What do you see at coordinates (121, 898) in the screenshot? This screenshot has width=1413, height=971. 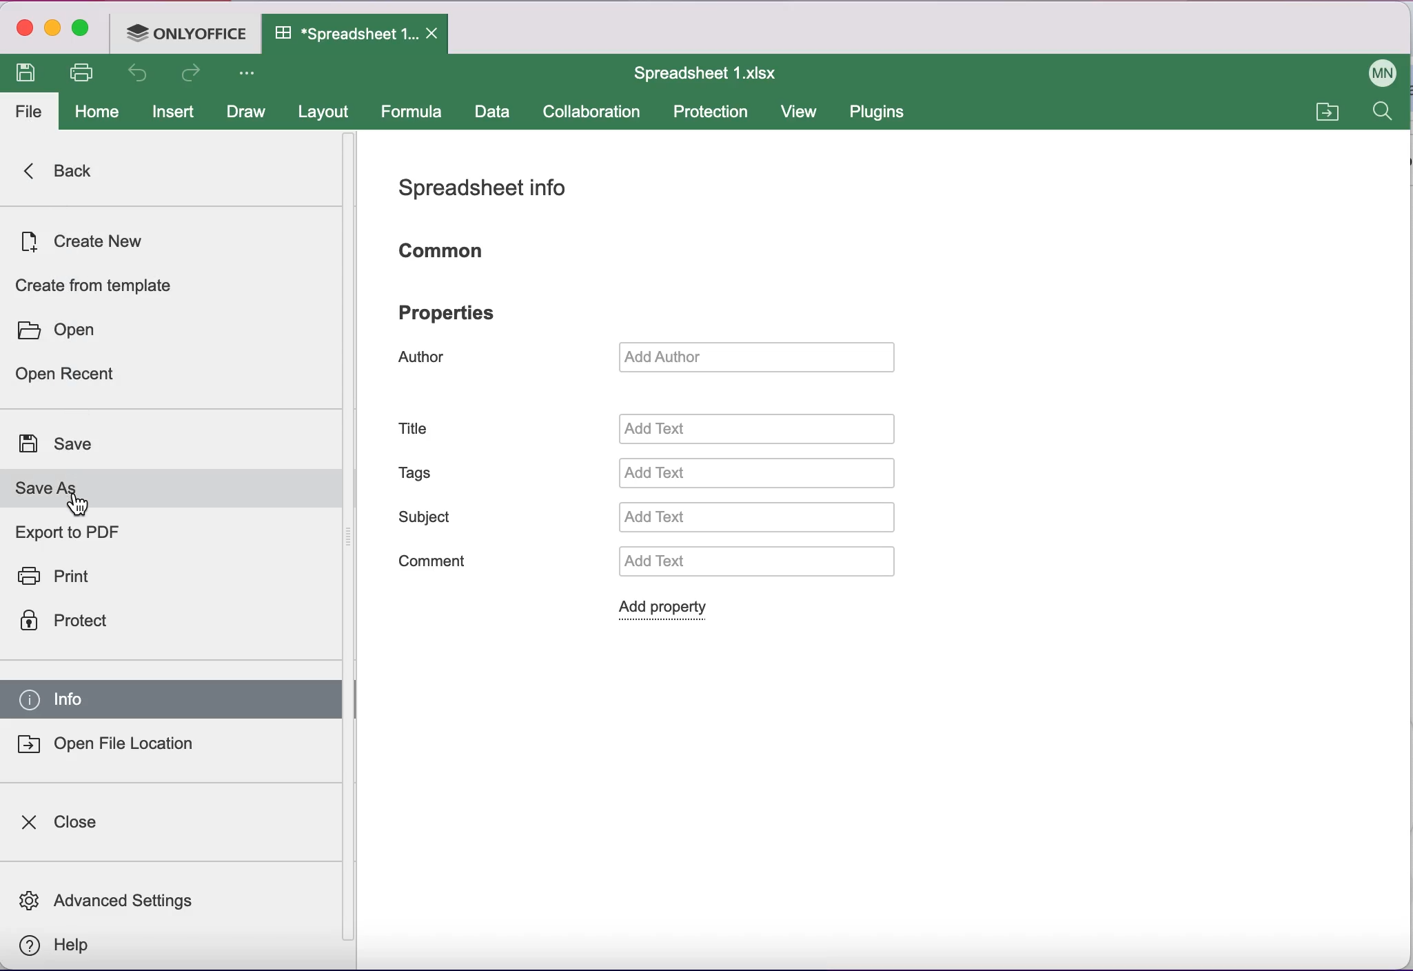 I see `advanced settings` at bounding box center [121, 898].